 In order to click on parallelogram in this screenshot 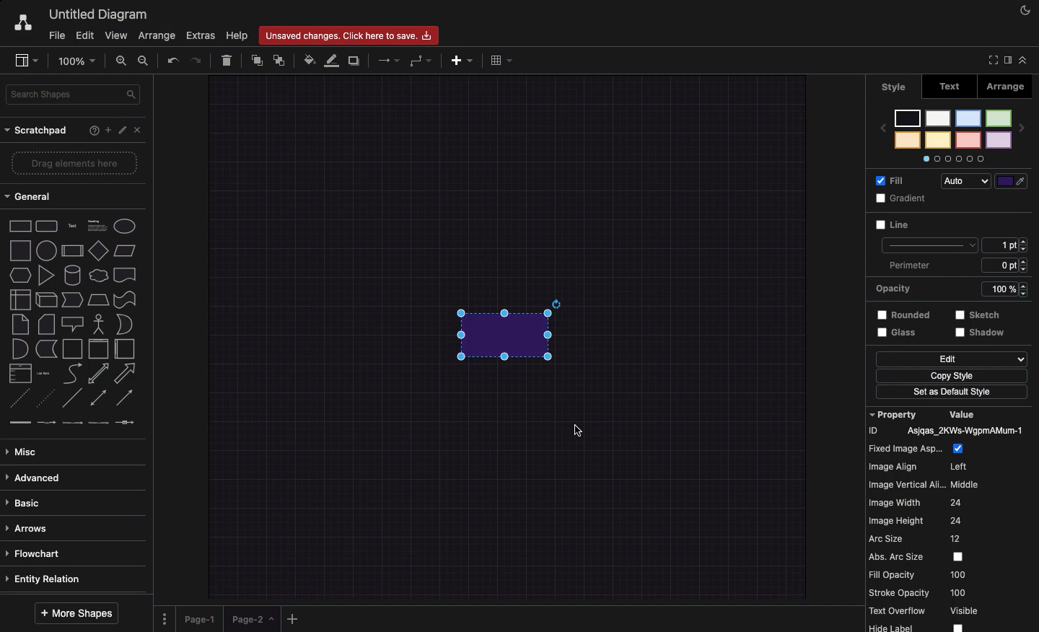, I will do `click(126, 251)`.